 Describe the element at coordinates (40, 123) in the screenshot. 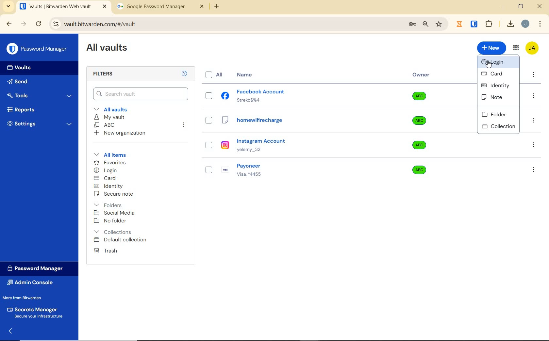

I see `Settings` at that location.